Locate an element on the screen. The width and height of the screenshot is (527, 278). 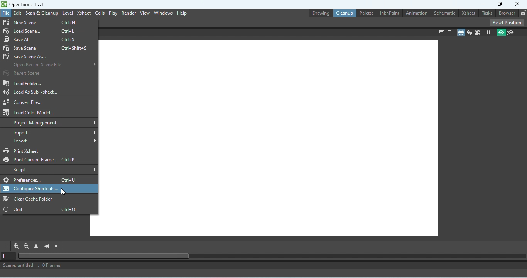
Print Current Frame is located at coordinates (41, 160).